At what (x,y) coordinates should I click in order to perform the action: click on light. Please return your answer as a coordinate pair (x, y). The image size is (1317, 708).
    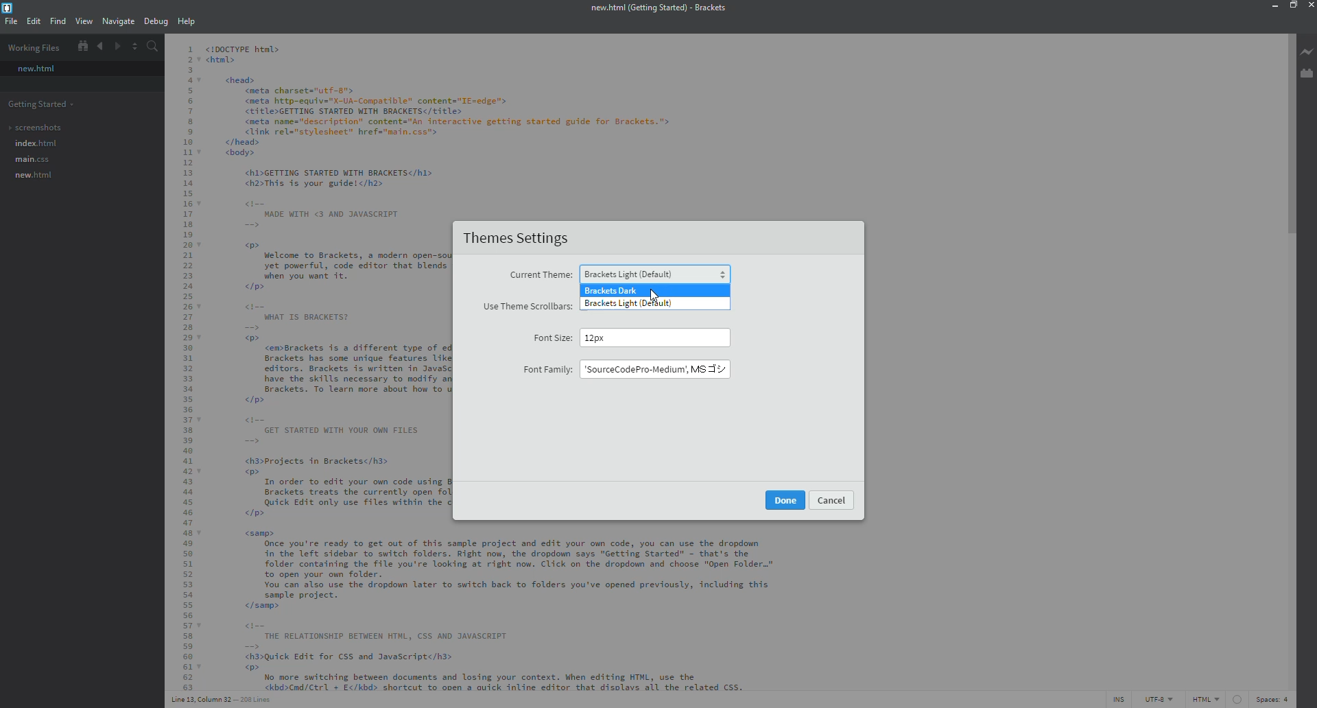
    Looking at the image, I should click on (656, 274).